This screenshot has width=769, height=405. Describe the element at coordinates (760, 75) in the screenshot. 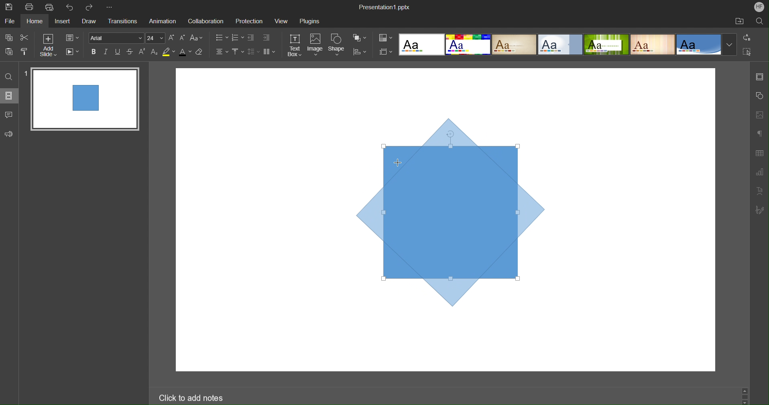

I see `Slide Settings` at that location.